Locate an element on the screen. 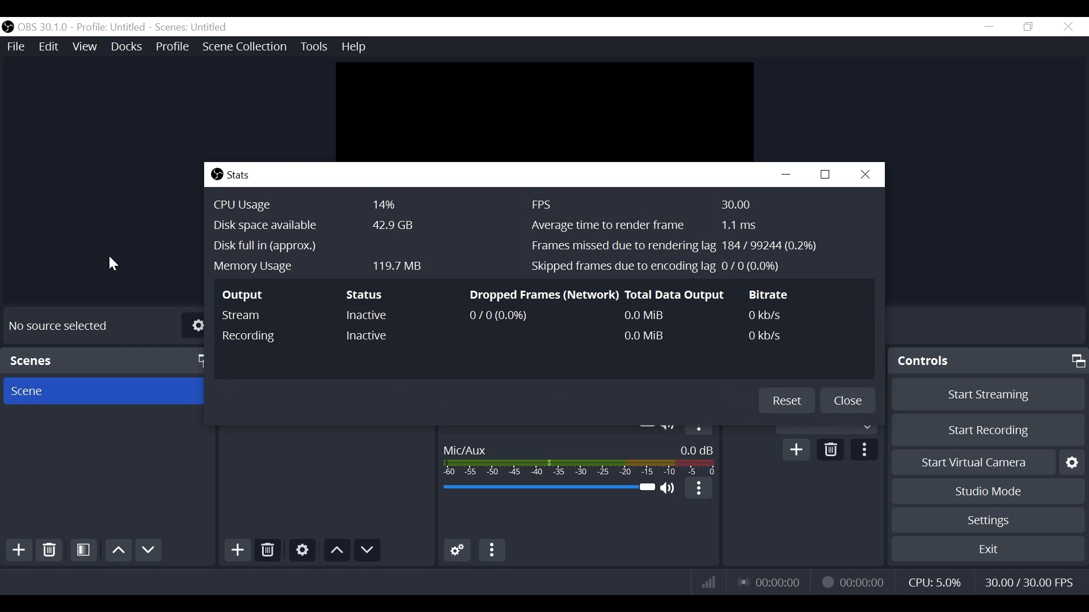 The height and width of the screenshot is (612, 1089). Disk Full in is located at coordinates (360, 246).